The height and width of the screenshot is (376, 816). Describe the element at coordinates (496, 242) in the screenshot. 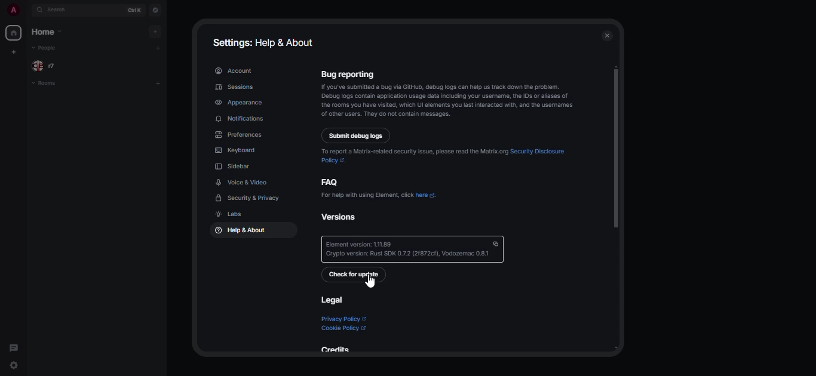

I see `copy` at that location.